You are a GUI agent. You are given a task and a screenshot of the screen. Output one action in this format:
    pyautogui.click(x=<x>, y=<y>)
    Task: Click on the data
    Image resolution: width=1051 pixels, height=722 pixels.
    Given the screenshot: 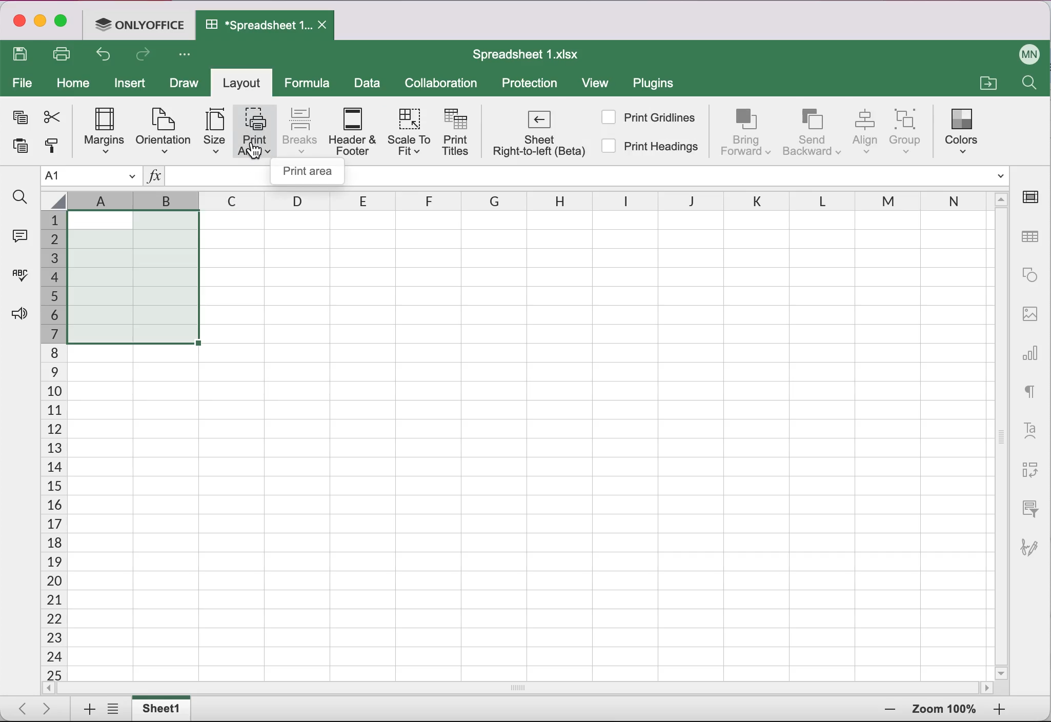 What is the action you would take?
    pyautogui.click(x=368, y=85)
    